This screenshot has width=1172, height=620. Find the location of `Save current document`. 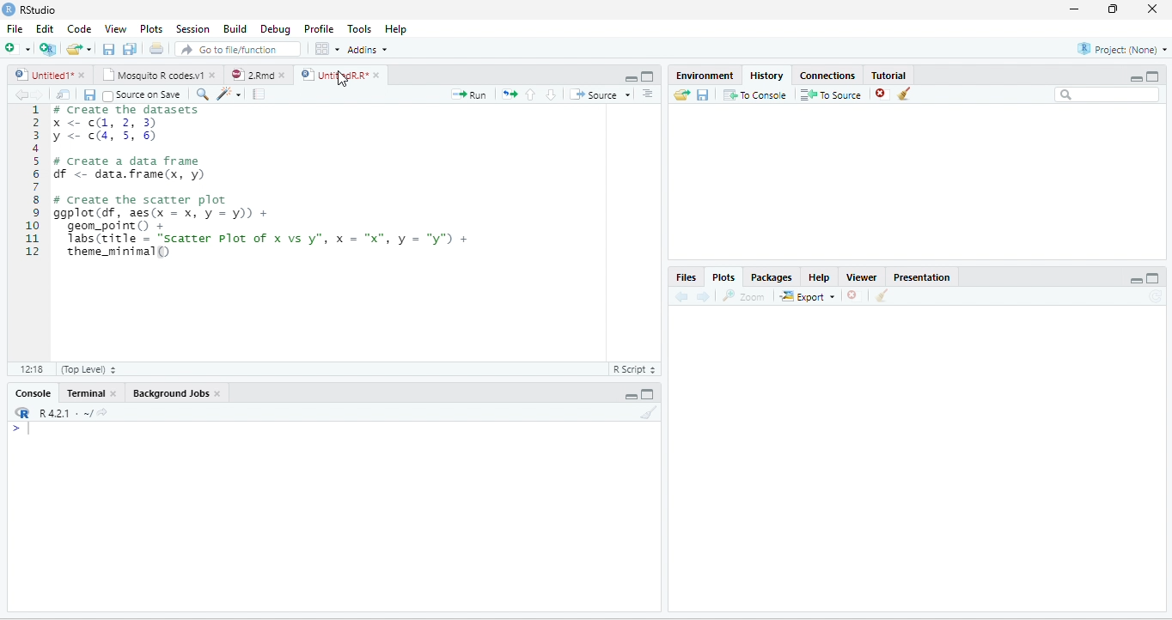

Save current document is located at coordinates (109, 48).